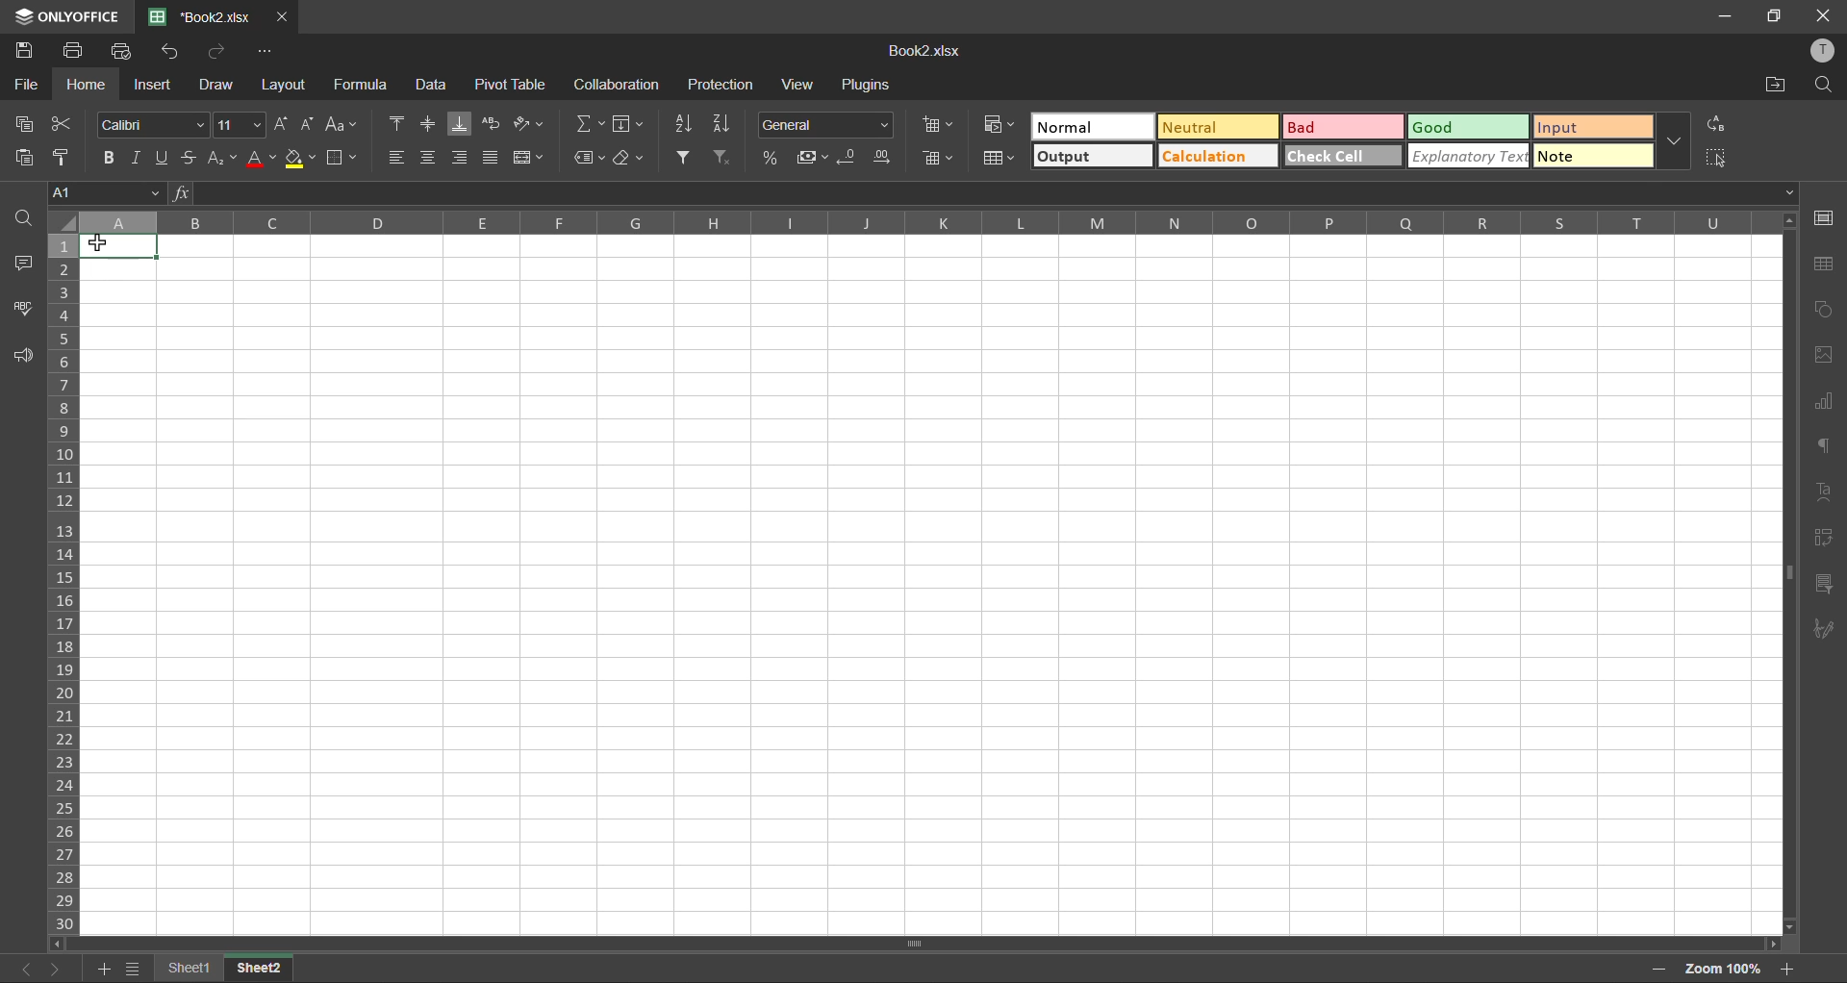  Describe the element at coordinates (594, 123) in the screenshot. I see `summation` at that location.